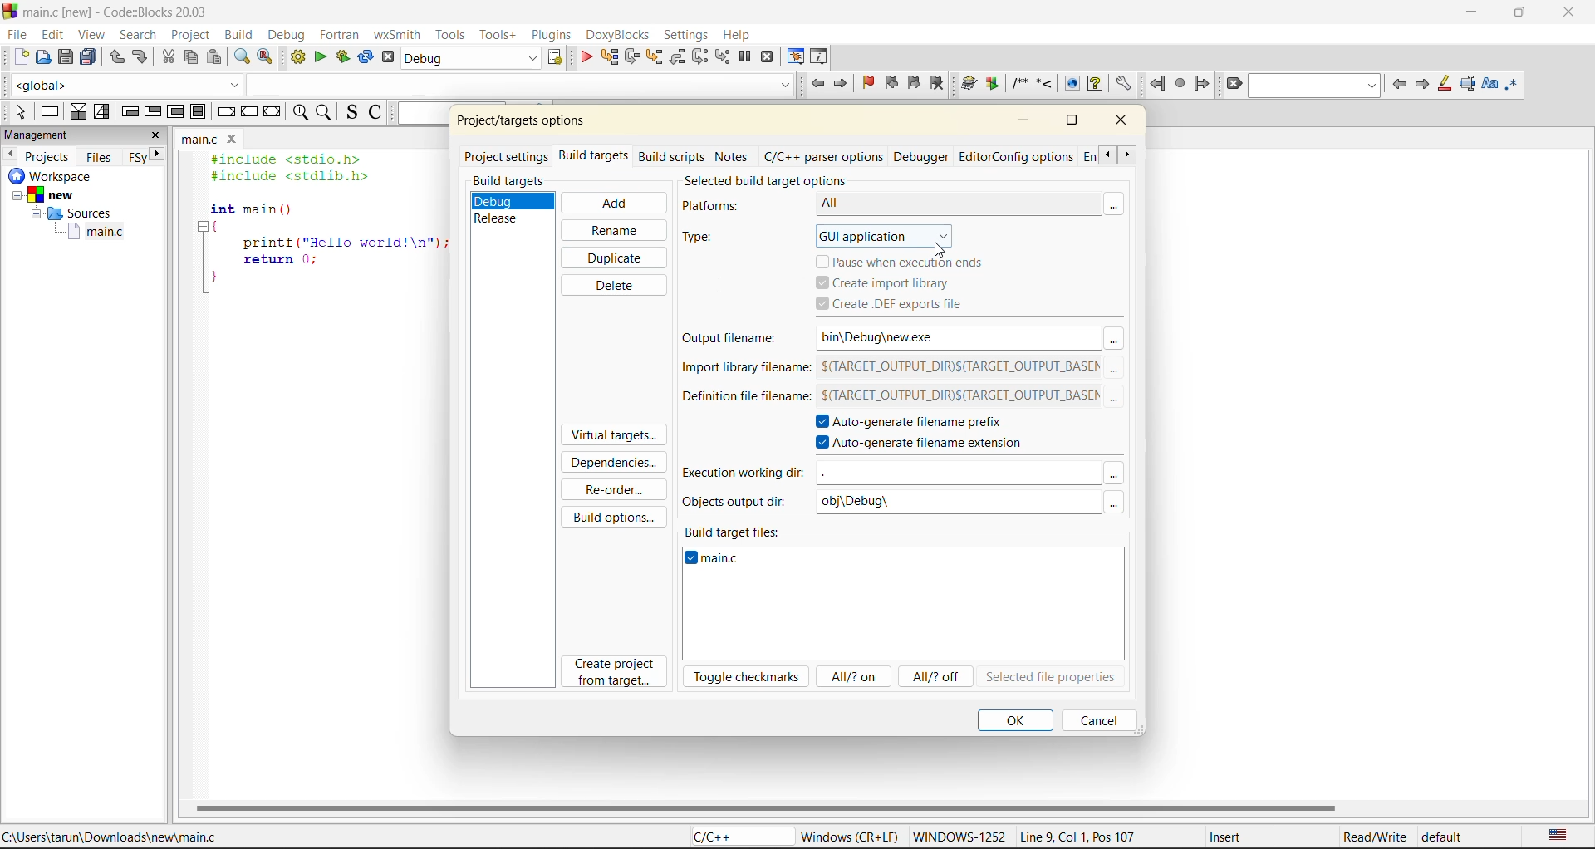  What do you see at coordinates (235, 140) in the screenshot?
I see `Close` at bounding box center [235, 140].